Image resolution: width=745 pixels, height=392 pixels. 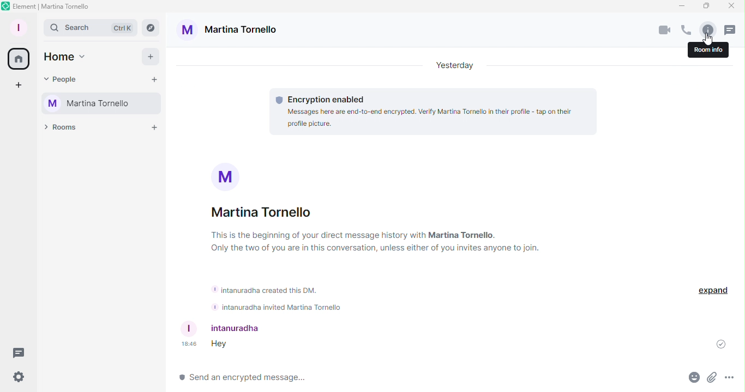 What do you see at coordinates (276, 307) in the screenshot?
I see ` intanuradha invited martina tornello` at bounding box center [276, 307].